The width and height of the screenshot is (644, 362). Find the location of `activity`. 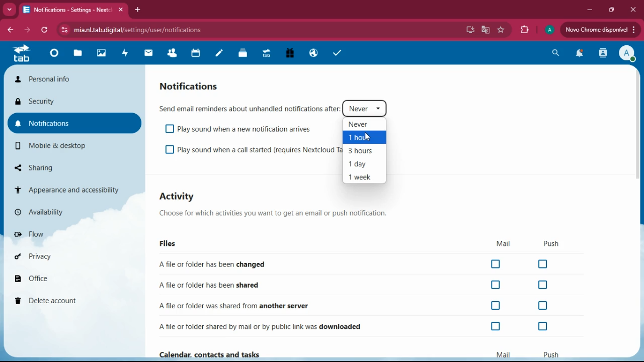

activity is located at coordinates (601, 53).